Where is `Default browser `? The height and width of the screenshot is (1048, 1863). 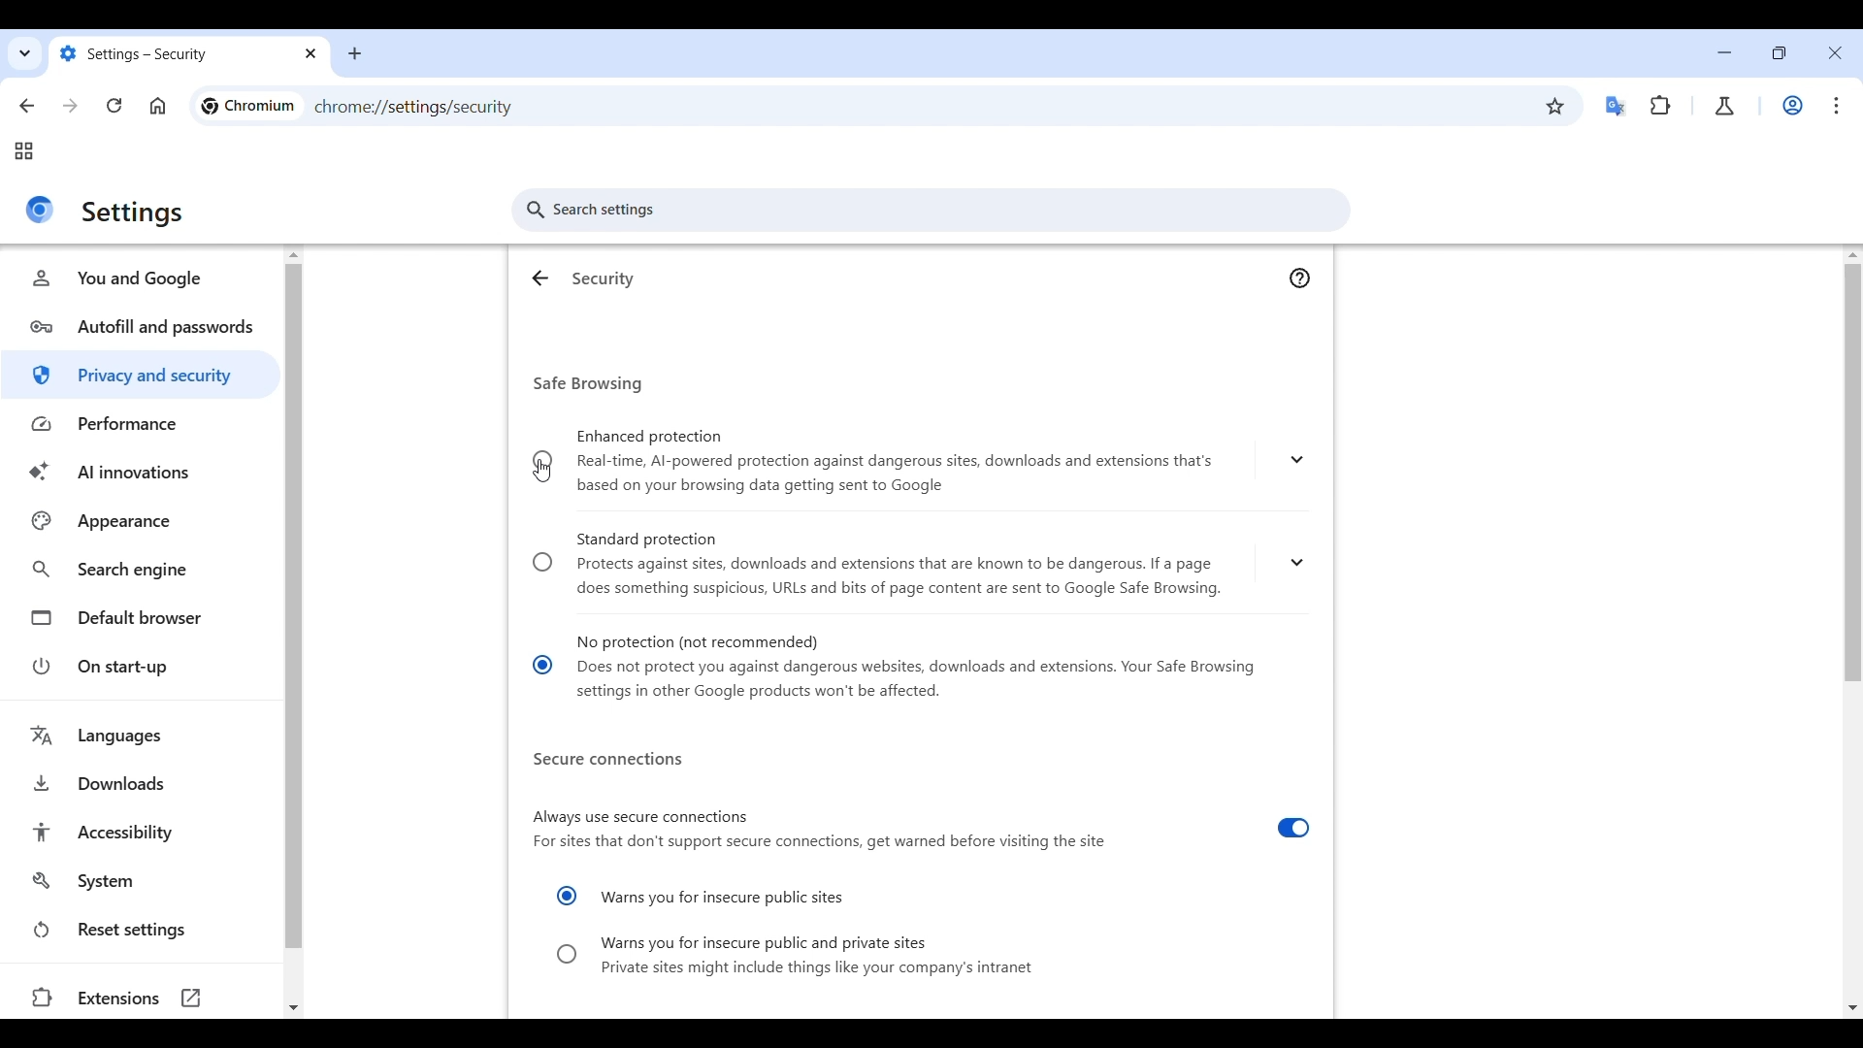 Default browser  is located at coordinates (144, 618).